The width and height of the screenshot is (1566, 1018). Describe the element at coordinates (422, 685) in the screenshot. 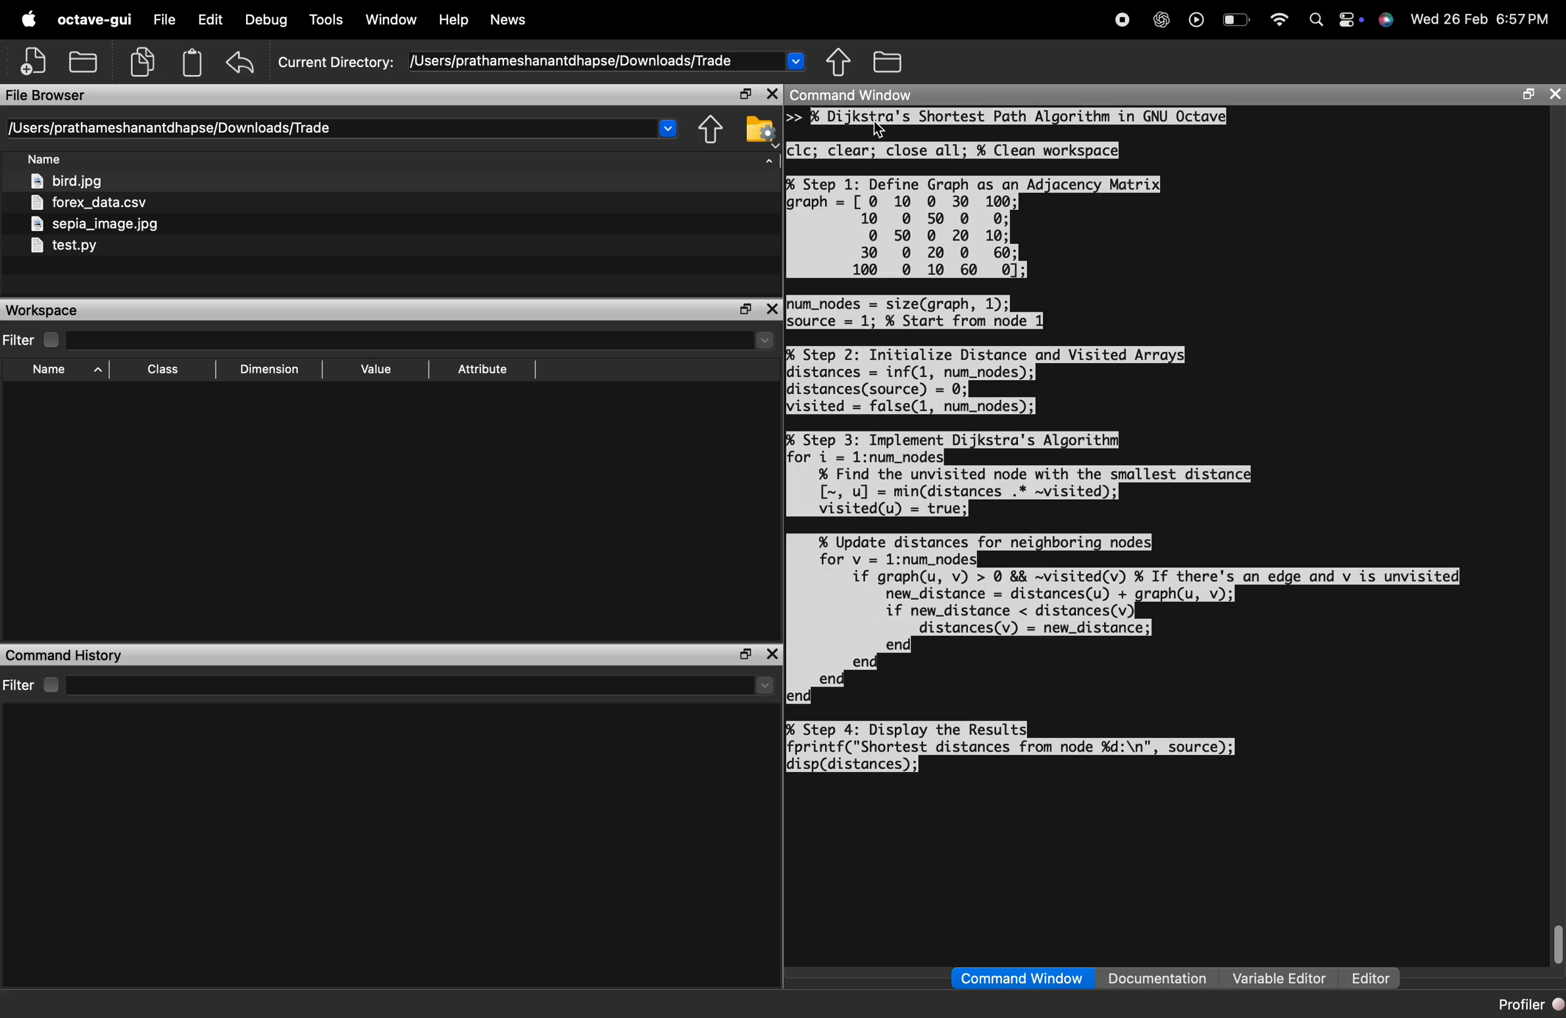

I see `select directory` at that location.